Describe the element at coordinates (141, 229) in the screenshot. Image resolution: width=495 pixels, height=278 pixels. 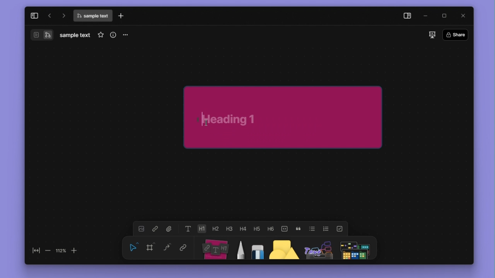
I see `image` at that location.